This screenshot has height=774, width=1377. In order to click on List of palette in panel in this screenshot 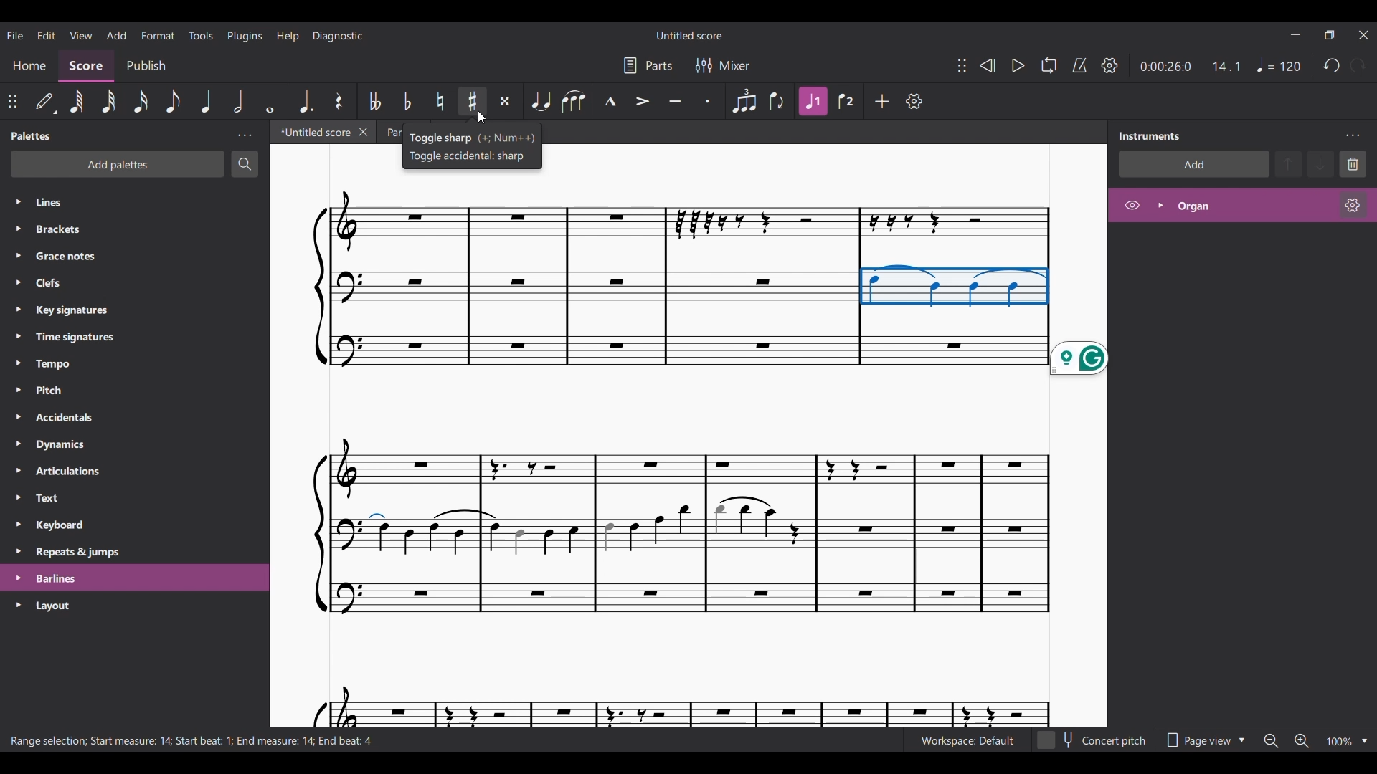, I will do `click(149, 376)`.